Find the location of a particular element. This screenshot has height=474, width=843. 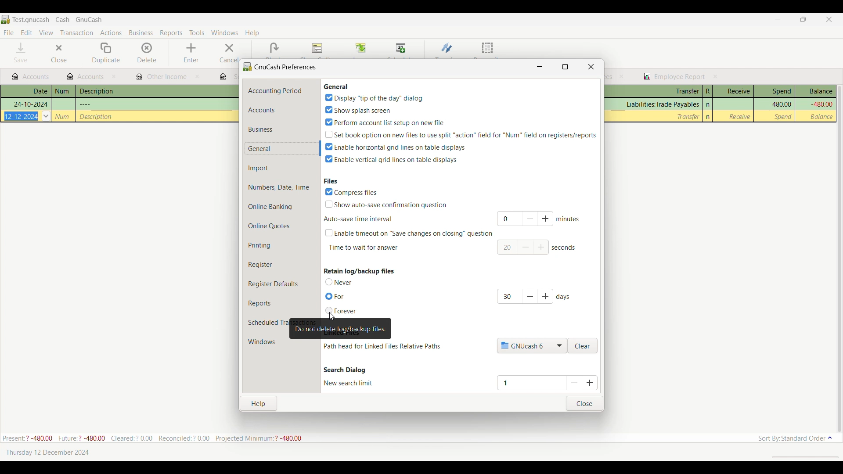

Close is located at coordinates (584, 403).